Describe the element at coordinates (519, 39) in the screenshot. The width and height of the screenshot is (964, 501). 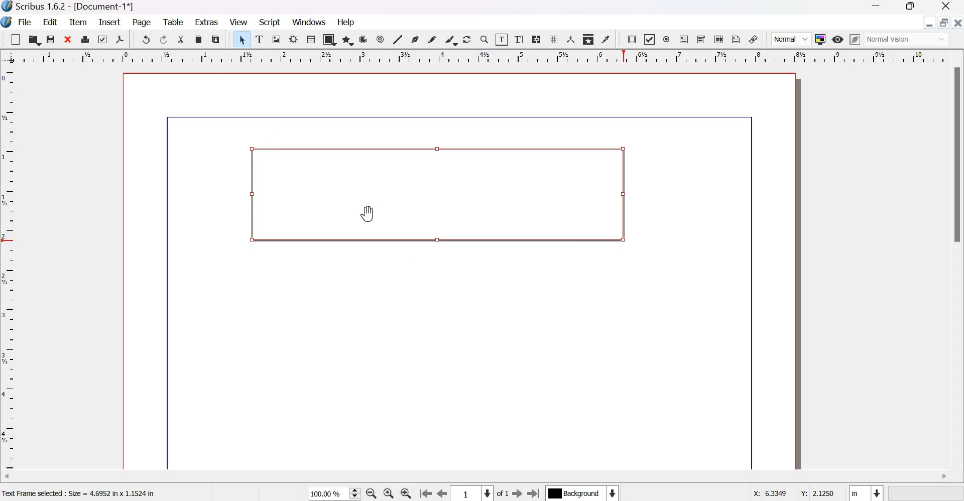
I see `edit text with story editor` at that location.